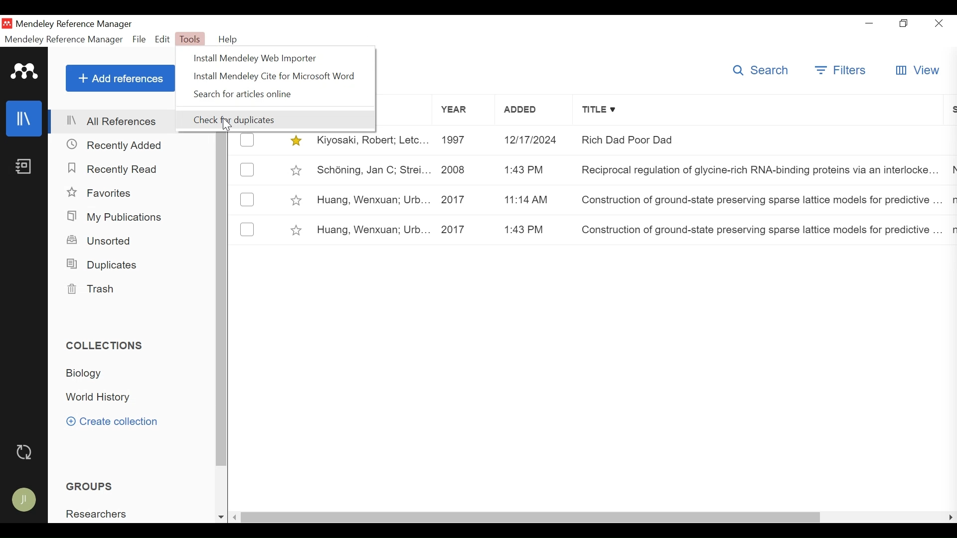 This screenshot has height=538, width=957. What do you see at coordinates (531, 519) in the screenshot?
I see `horizontal Scroll bar` at bounding box center [531, 519].